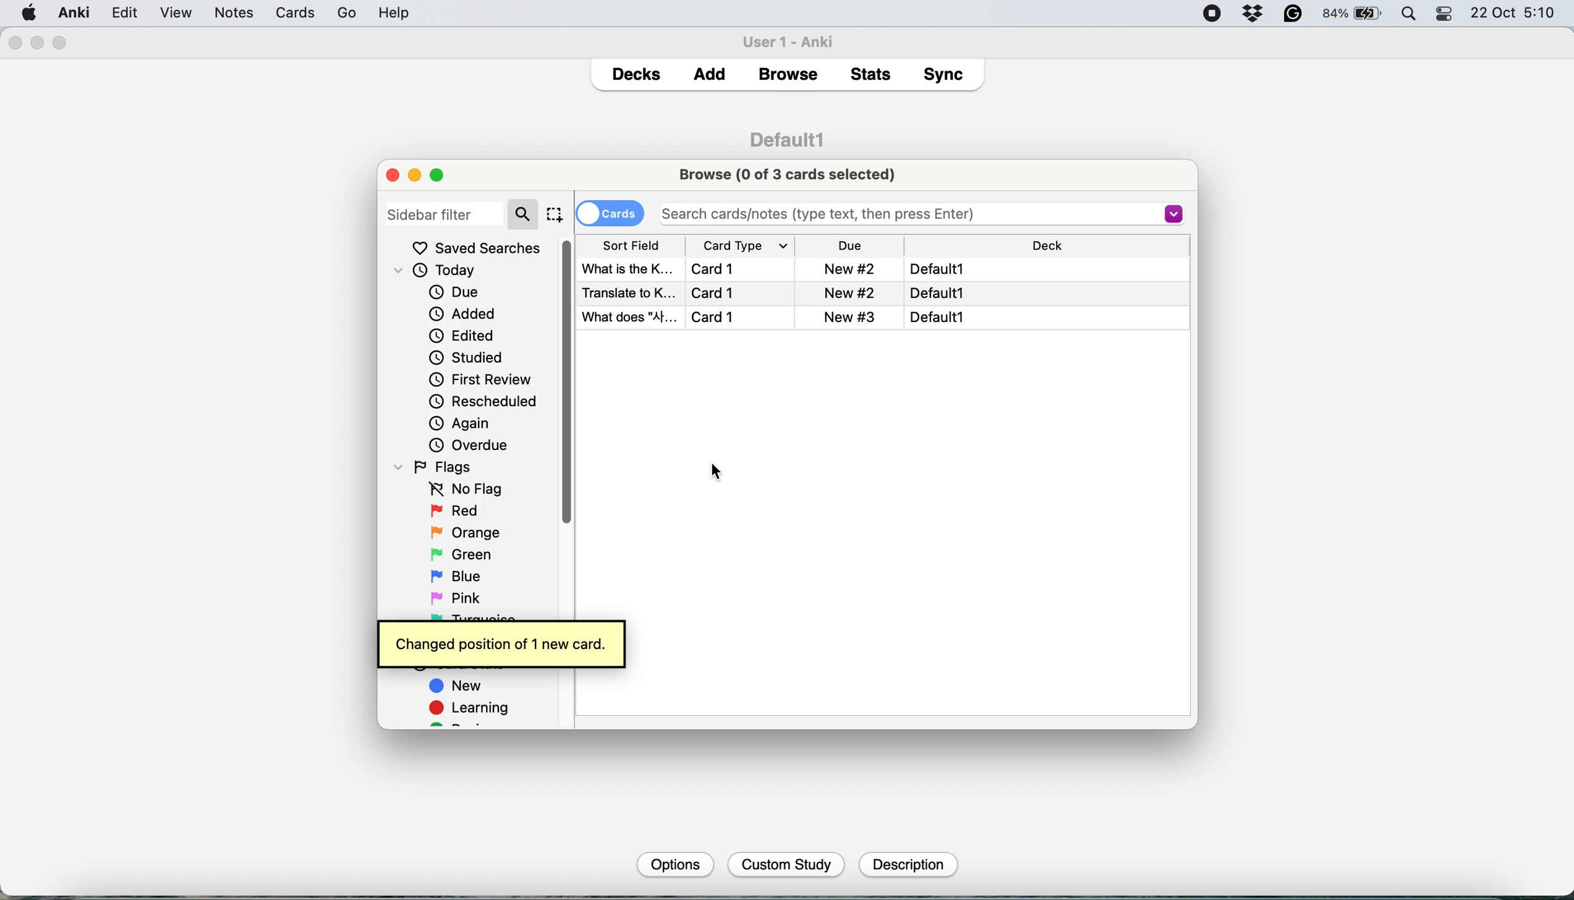  I want to click on red, so click(457, 512).